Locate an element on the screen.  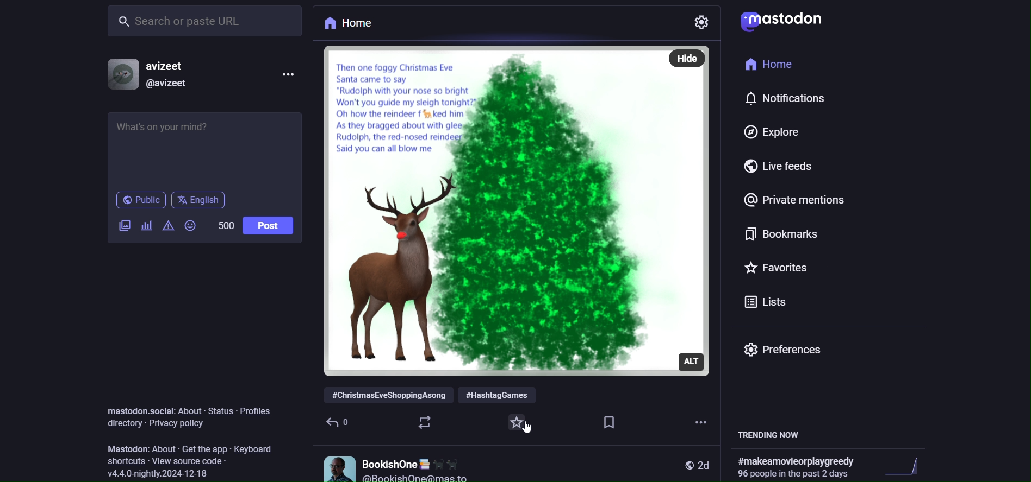
setting is located at coordinates (705, 26).